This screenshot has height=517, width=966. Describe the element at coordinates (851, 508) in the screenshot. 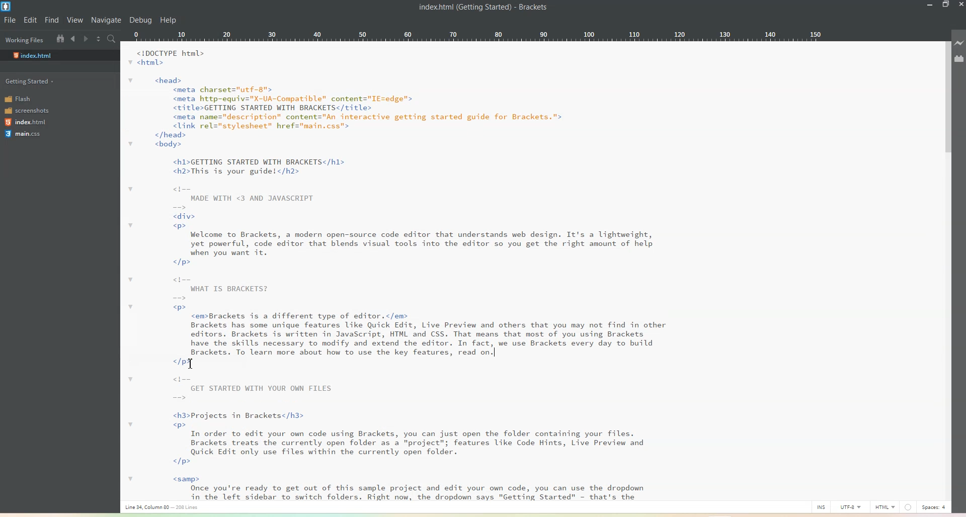

I see `UTF-8` at that location.